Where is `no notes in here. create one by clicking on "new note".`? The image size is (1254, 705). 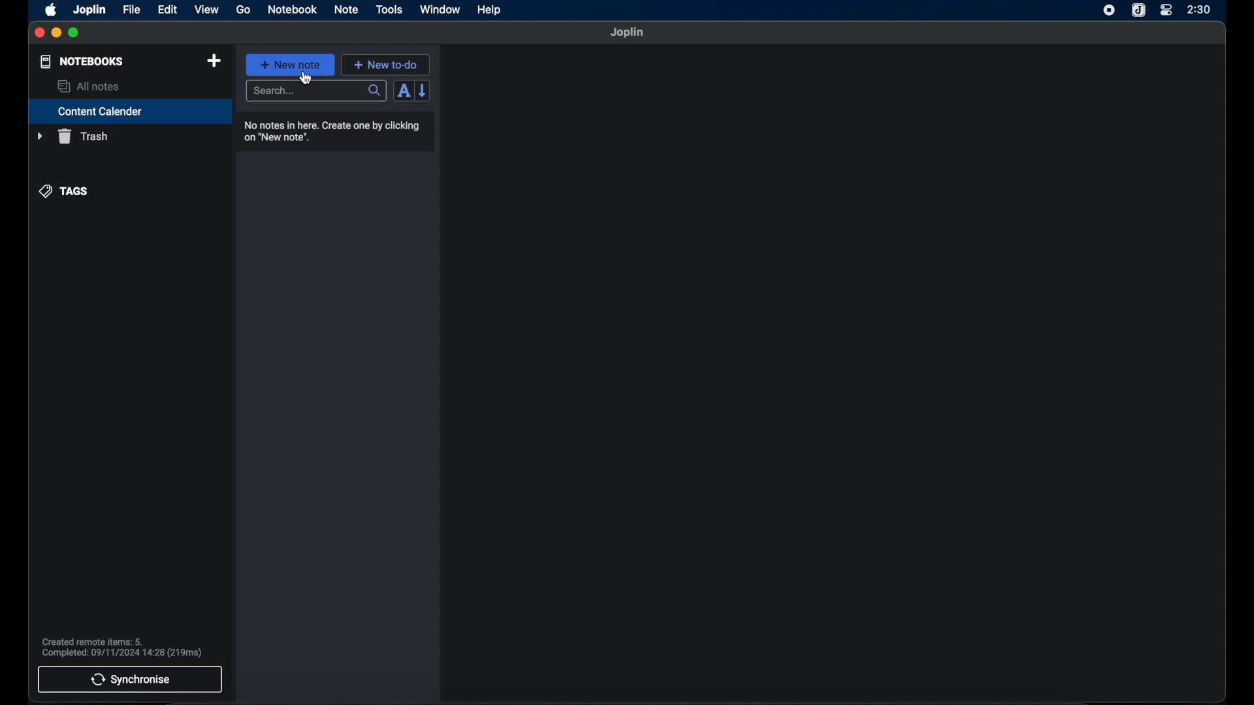
no notes in here. create one by clicking on "new note". is located at coordinates (330, 131).